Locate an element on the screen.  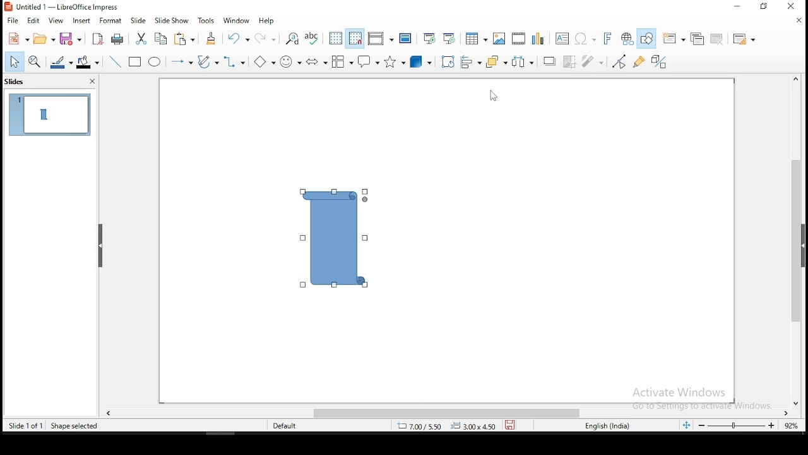
stars and banners is located at coordinates (393, 61).